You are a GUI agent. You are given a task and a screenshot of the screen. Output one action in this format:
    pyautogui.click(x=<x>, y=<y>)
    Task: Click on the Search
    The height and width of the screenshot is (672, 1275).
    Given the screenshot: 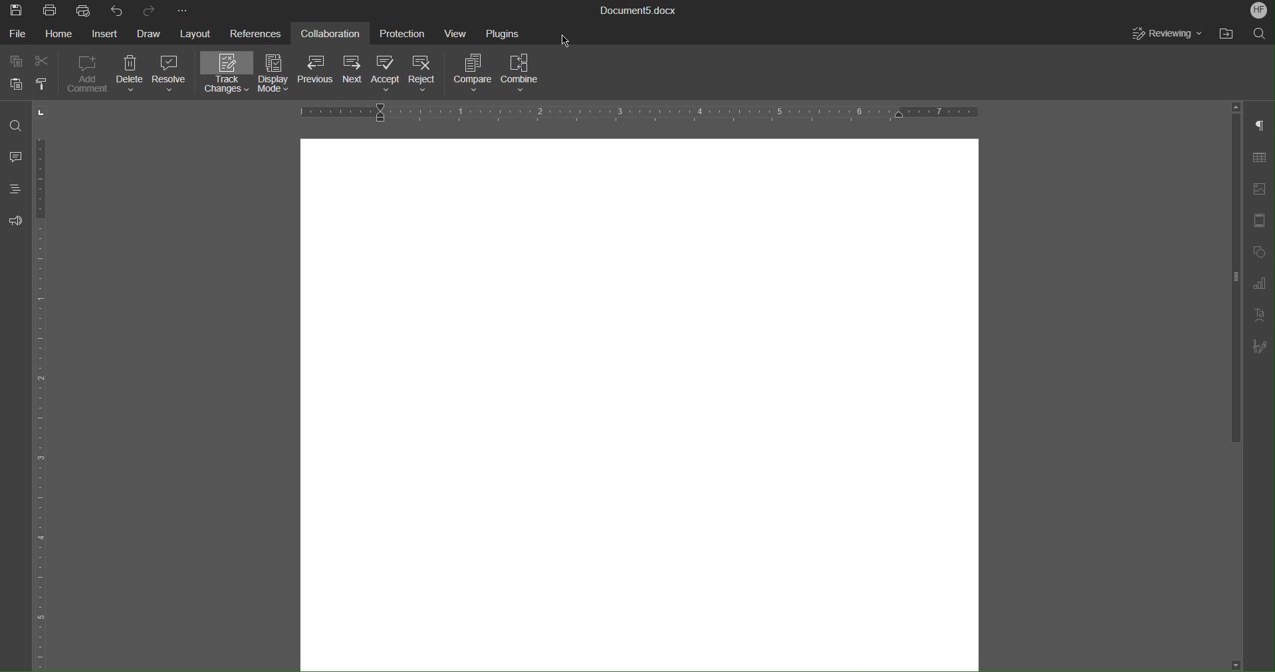 What is the action you would take?
    pyautogui.click(x=1258, y=34)
    